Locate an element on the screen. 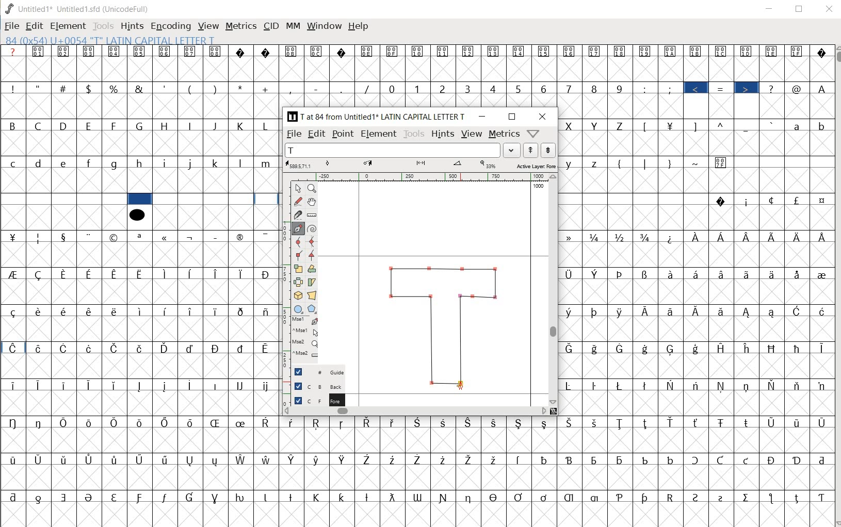 The width and height of the screenshot is (841, 527). Symbol is located at coordinates (773, 312).